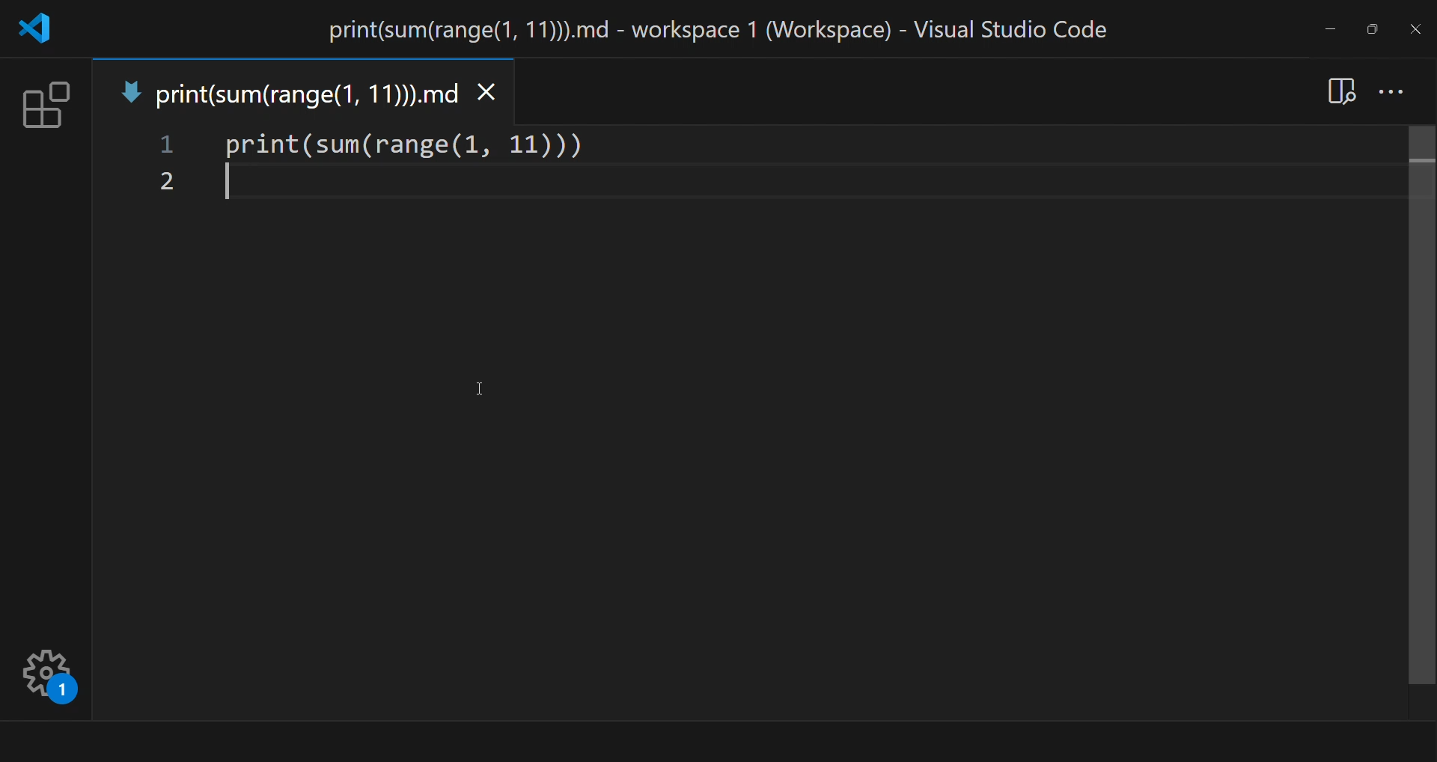  Describe the element at coordinates (407, 144) in the screenshot. I see `code` at that location.